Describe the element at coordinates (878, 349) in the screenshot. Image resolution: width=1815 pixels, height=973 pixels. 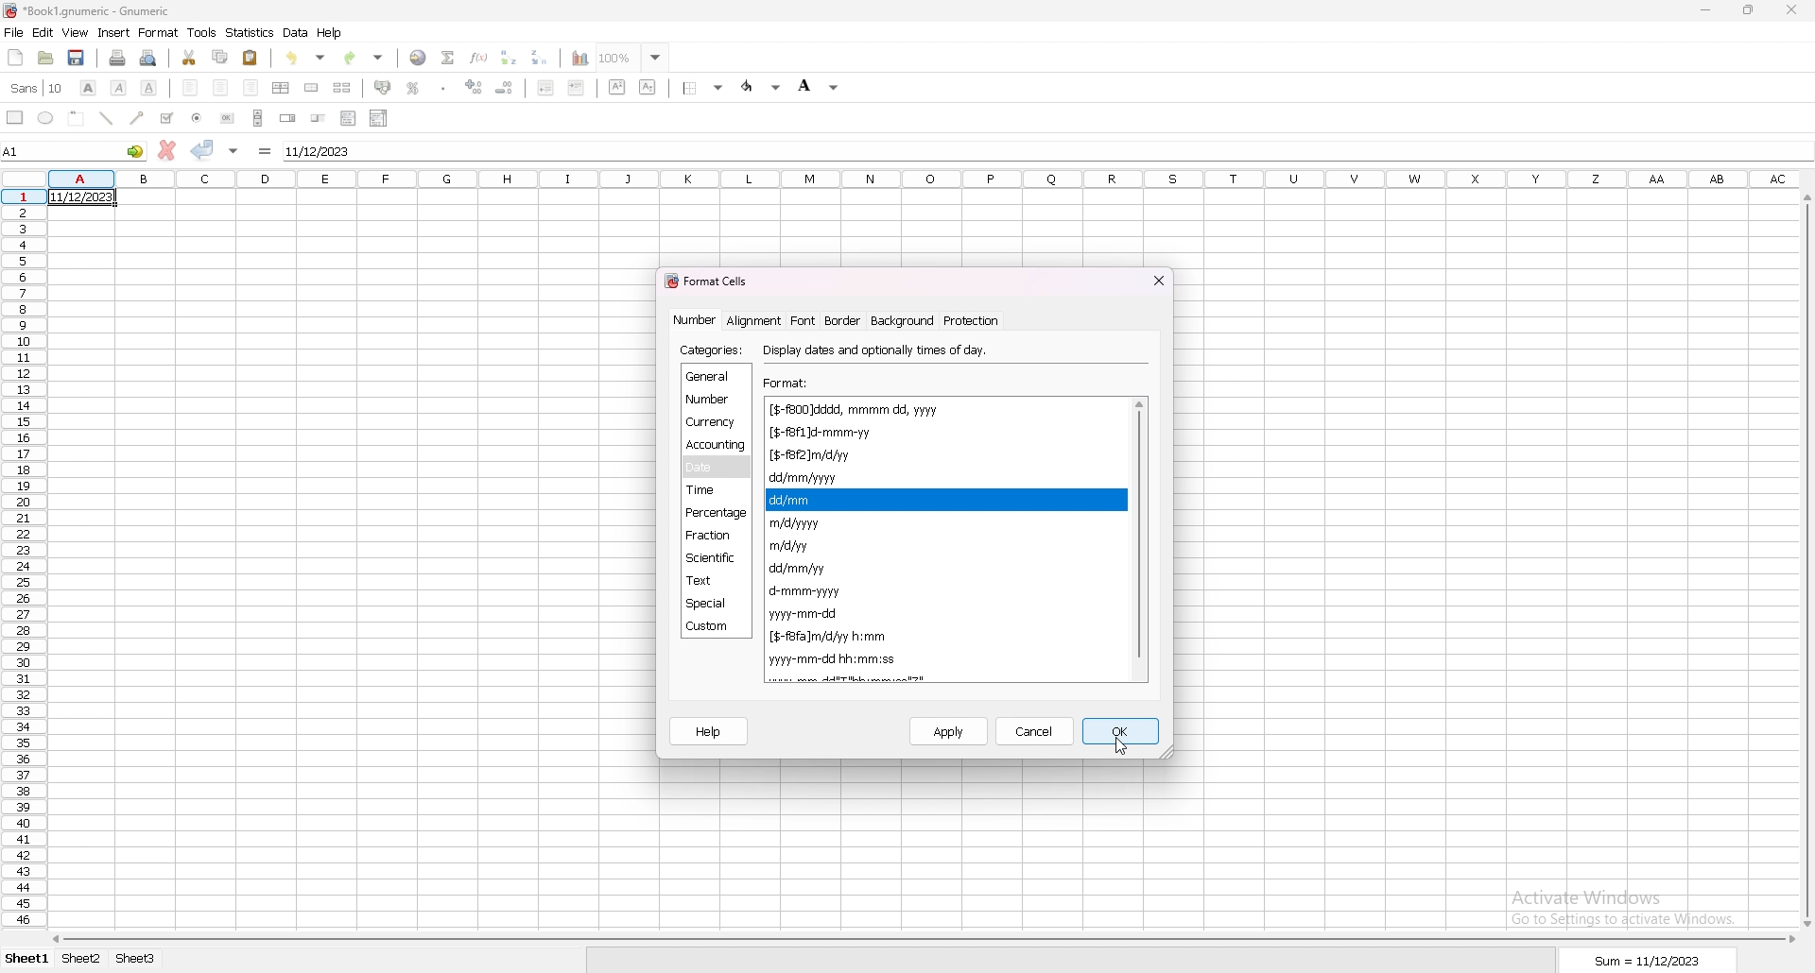
I see `display dates` at that location.